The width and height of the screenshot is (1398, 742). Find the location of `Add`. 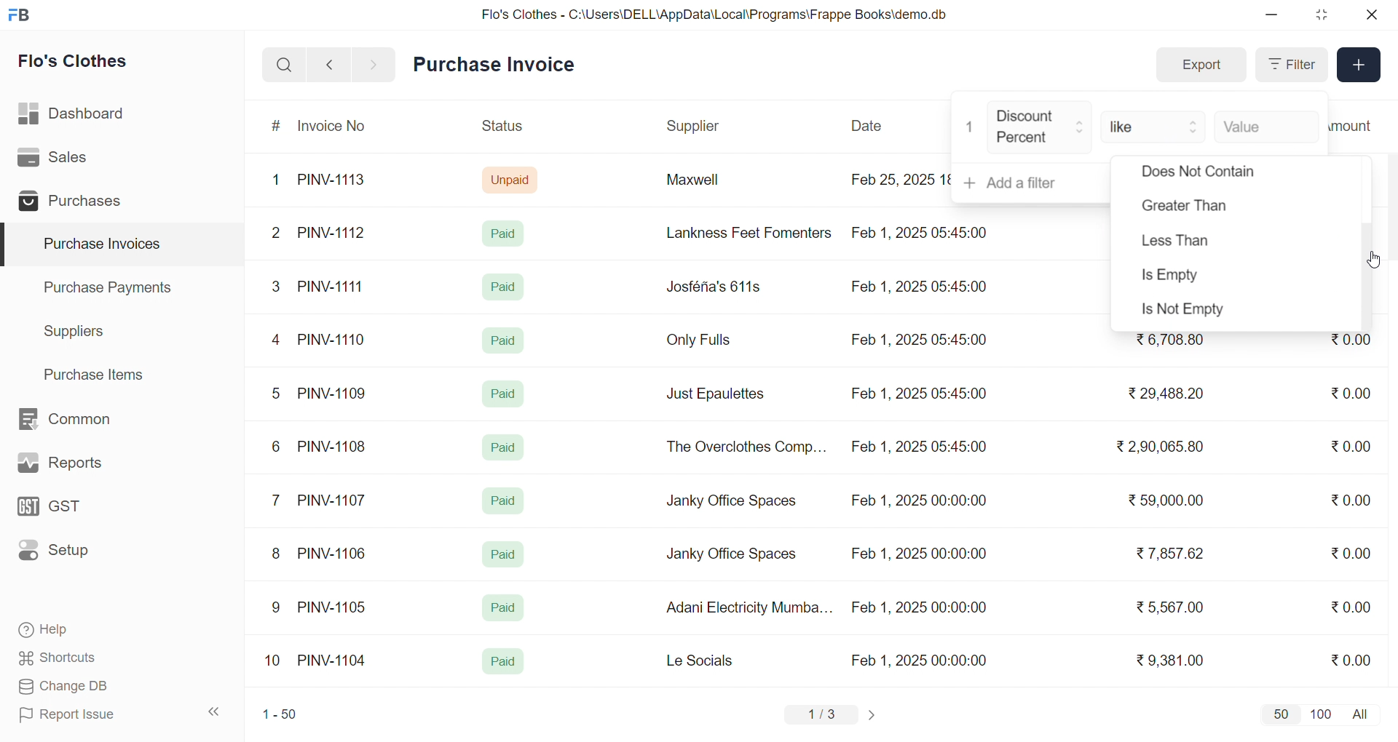

Add is located at coordinates (1359, 65).